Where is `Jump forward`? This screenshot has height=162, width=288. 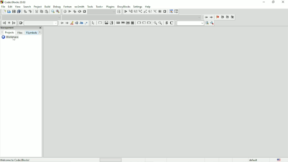
Jump forward is located at coordinates (212, 18).